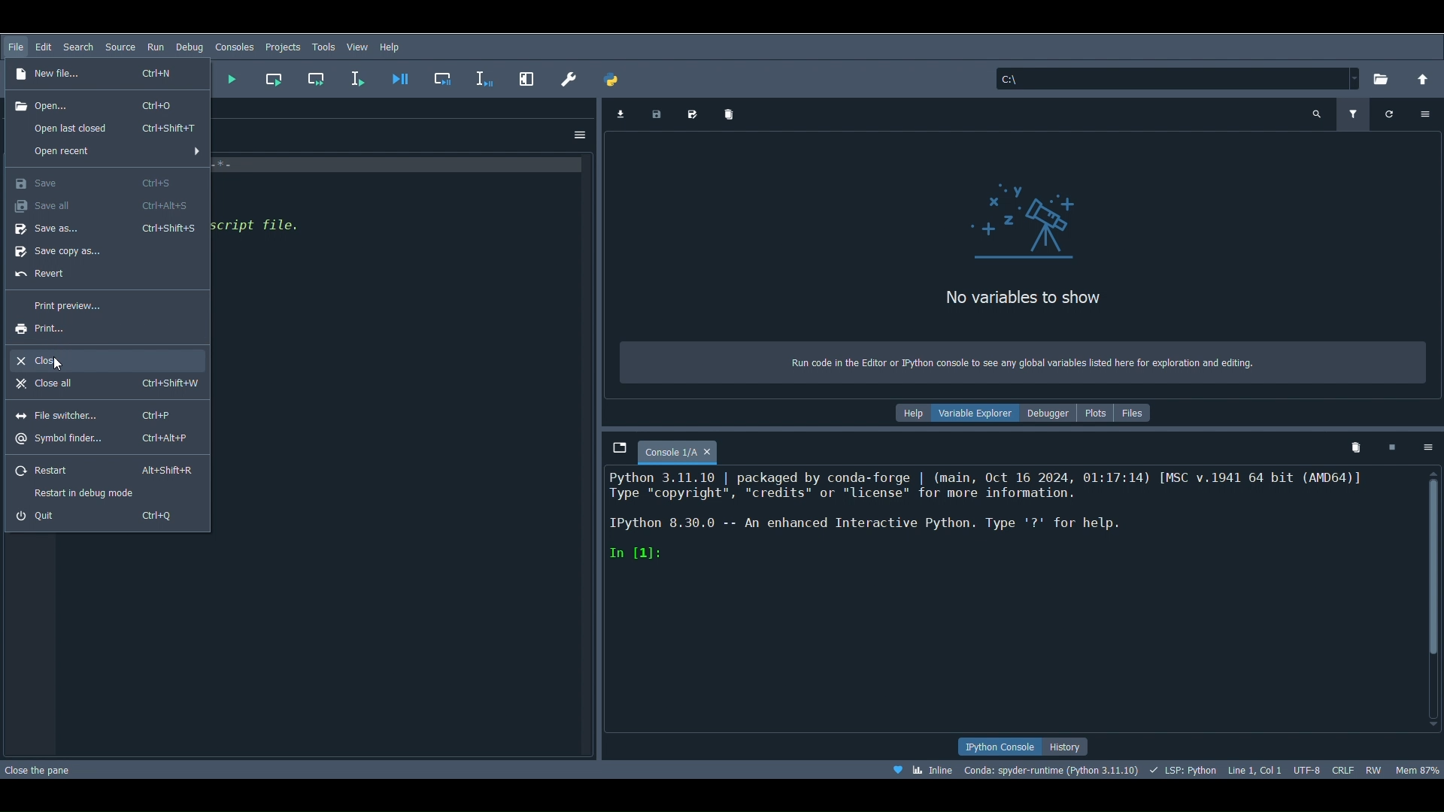  What do you see at coordinates (1391, 113) in the screenshot?
I see `Refresh variables (Ctrl + R)` at bounding box center [1391, 113].